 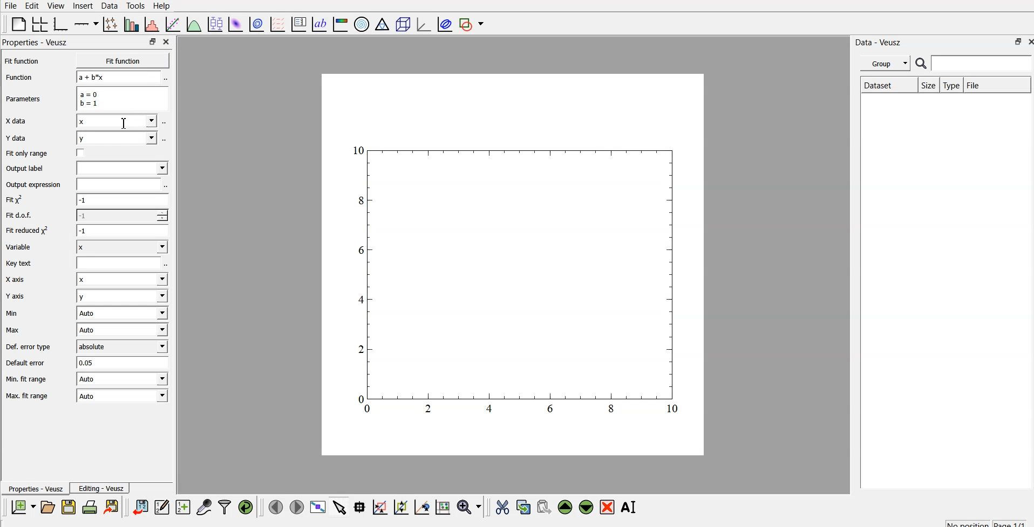 I want to click on histogram of a dataset, so click(x=151, y=24).